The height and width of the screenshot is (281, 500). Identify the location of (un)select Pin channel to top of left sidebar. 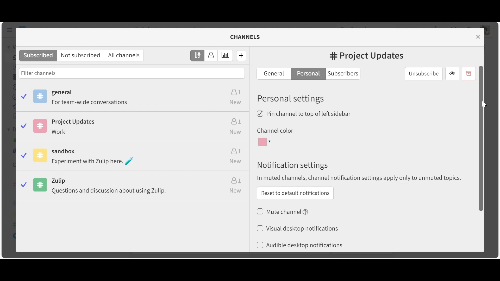
(304, 114).